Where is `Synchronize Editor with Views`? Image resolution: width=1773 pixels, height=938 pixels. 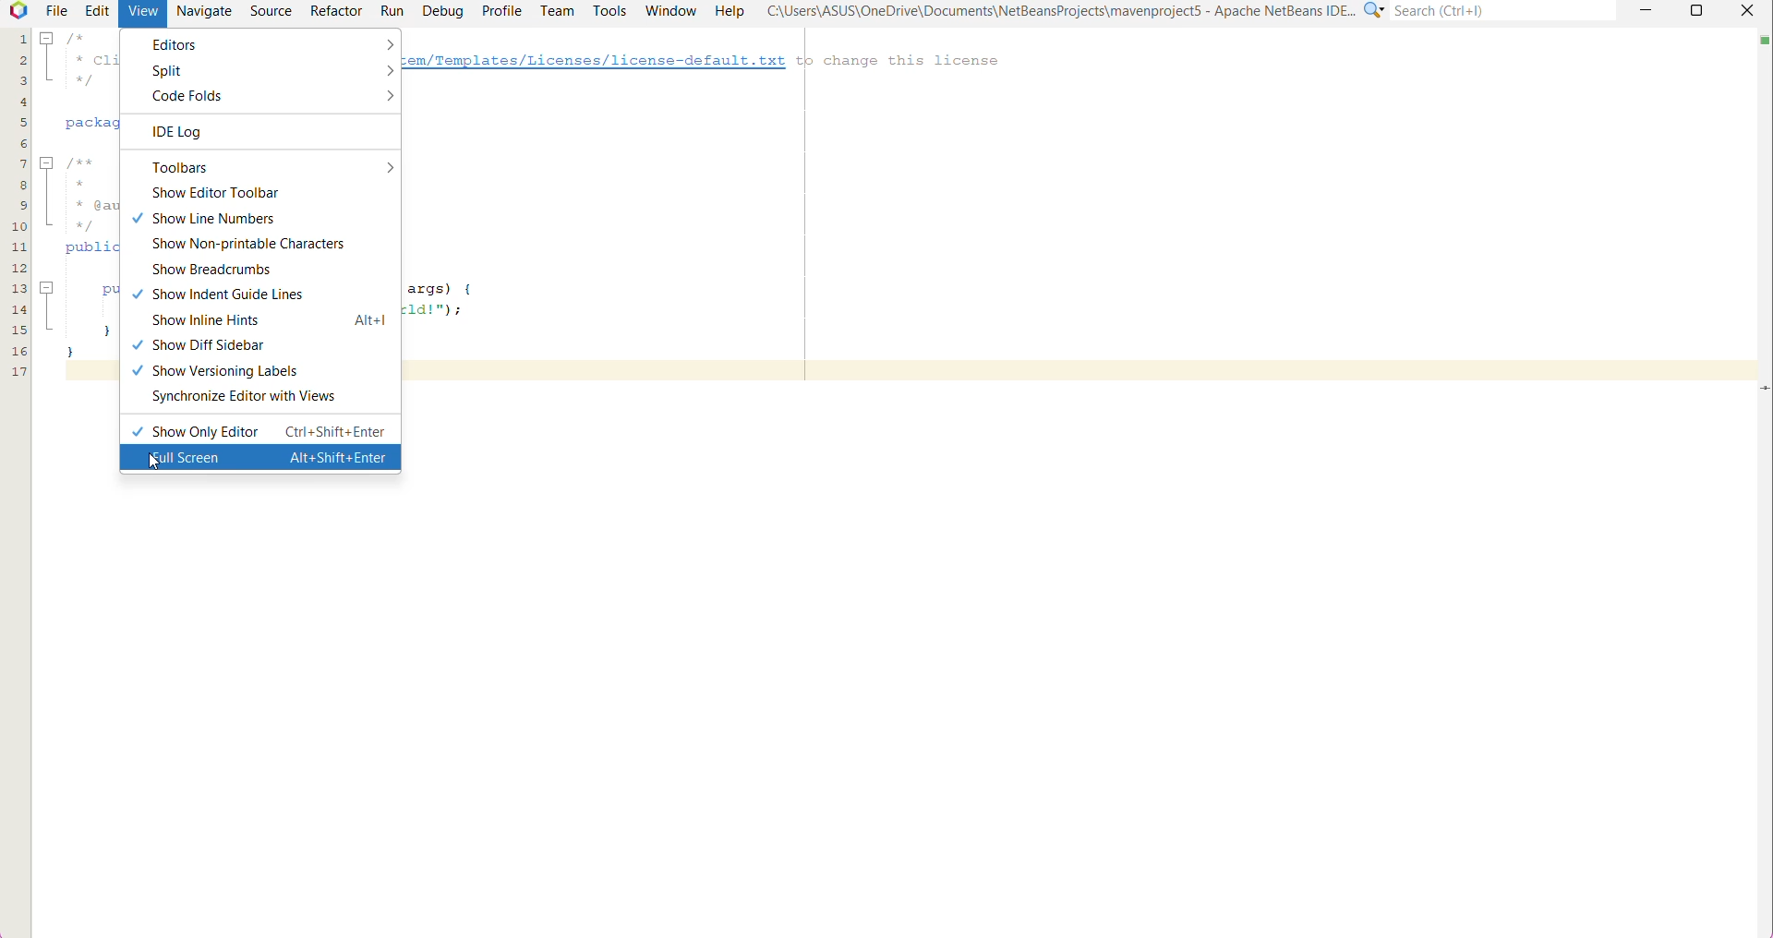
Synchronize Editor with Views is located at coordinates (260, 399).